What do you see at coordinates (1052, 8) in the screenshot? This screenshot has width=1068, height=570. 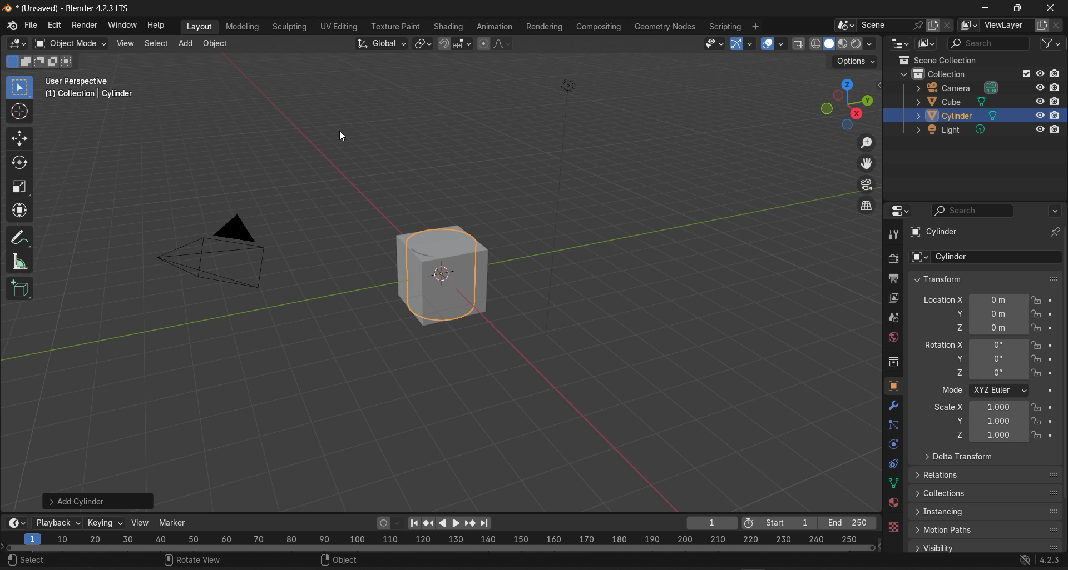 I see `close` at bounding box center [1052, 8].